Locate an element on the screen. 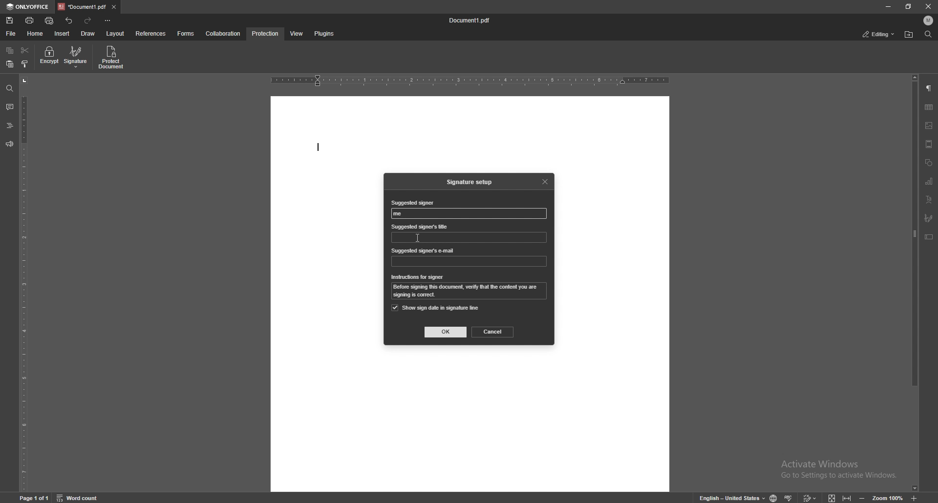  paragraph is located at coordinates (929, 89).